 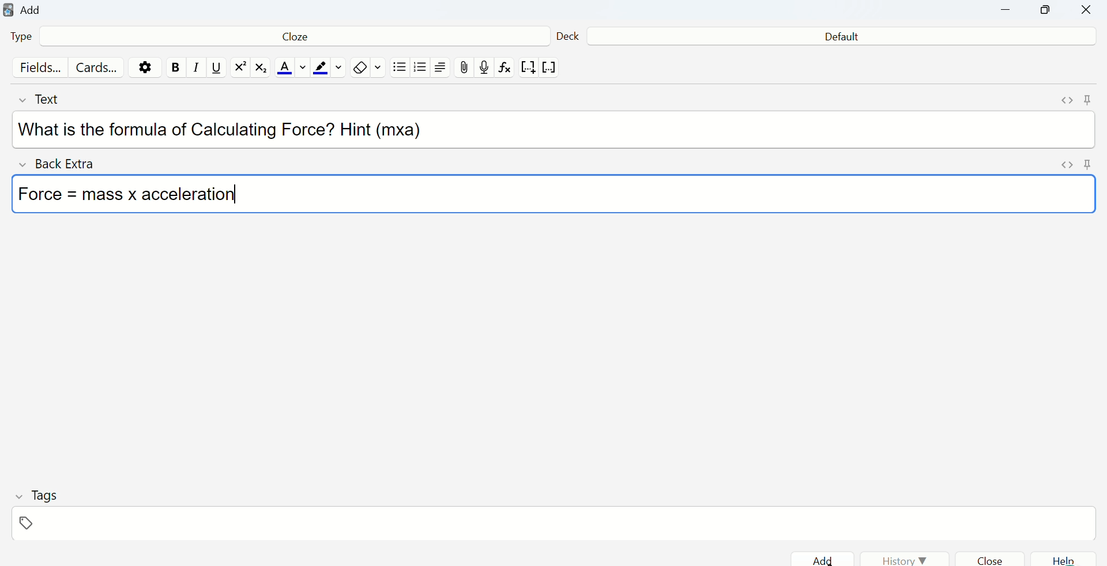 I want to click on Eraser, so click(x=368, y=68).